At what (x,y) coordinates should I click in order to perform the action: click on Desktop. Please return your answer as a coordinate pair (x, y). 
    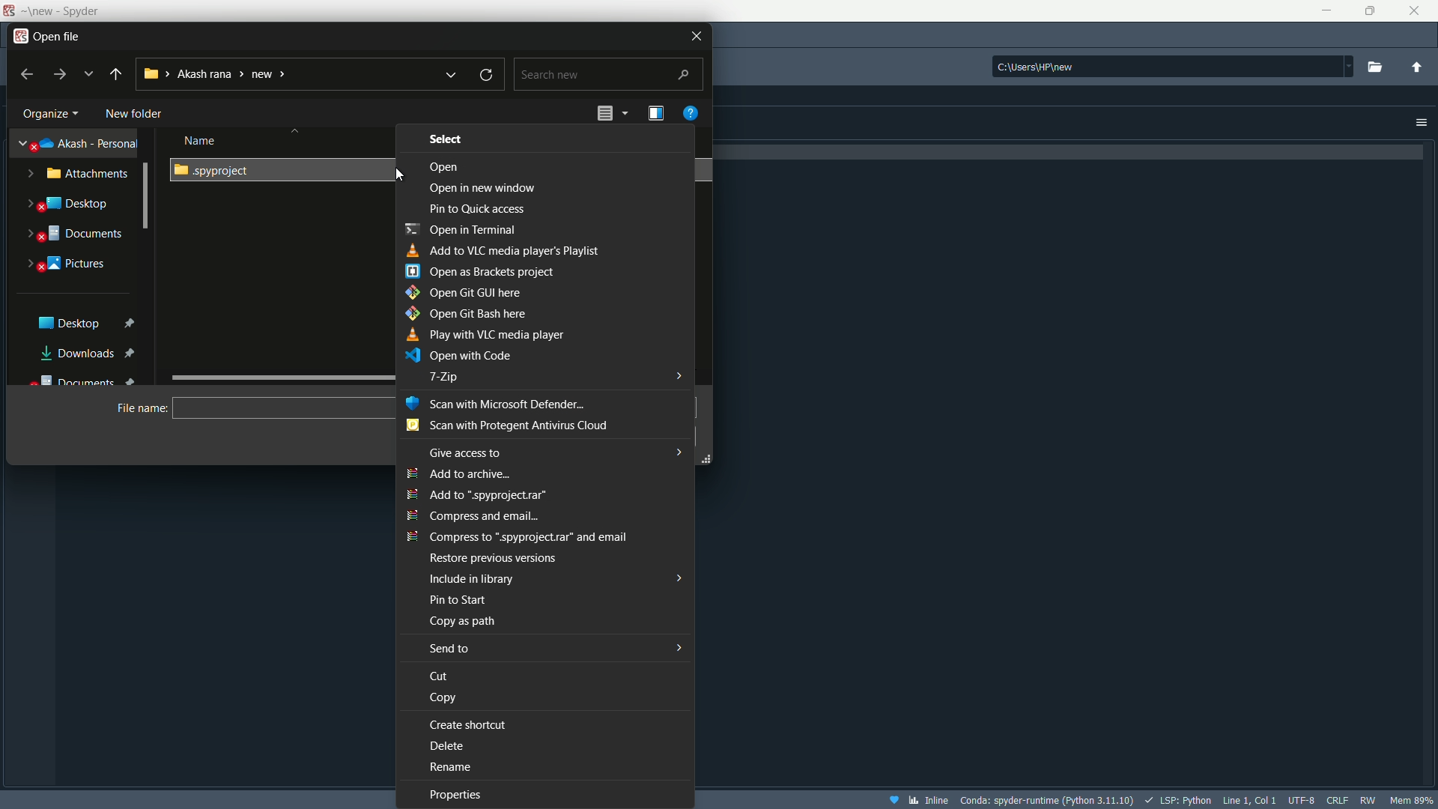
    Looking at the image, I should click on (84, 323).